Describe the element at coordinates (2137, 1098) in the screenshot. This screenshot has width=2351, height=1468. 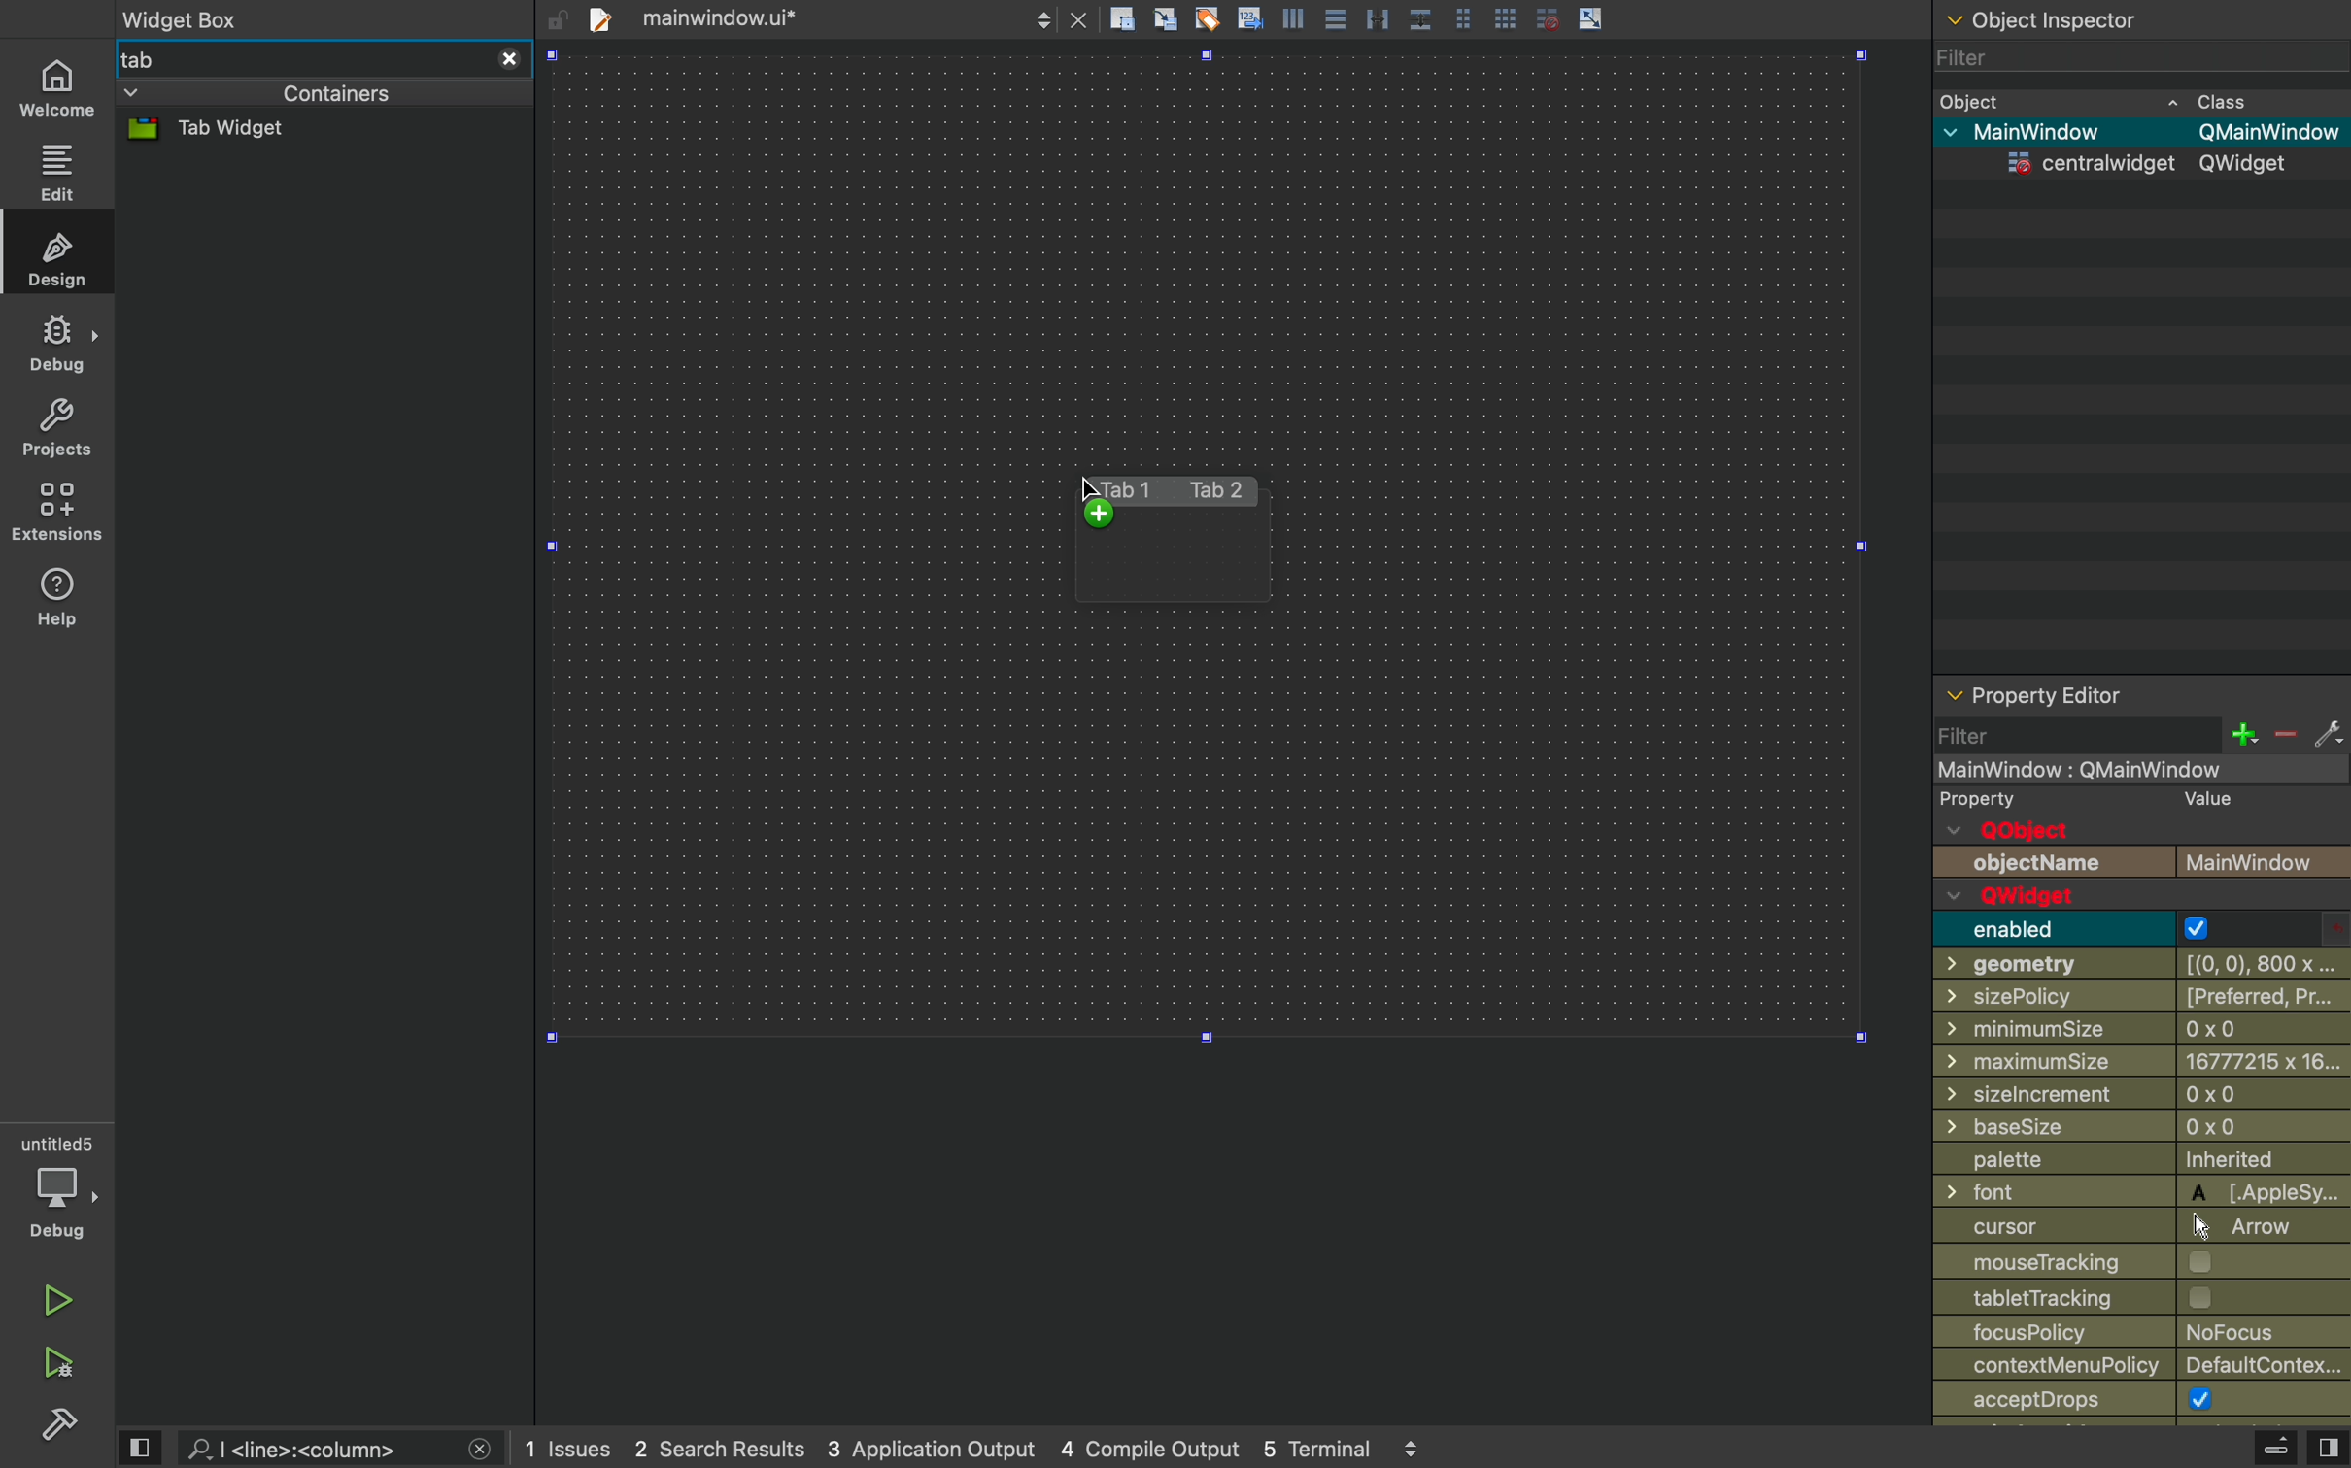
I see `` at that location.